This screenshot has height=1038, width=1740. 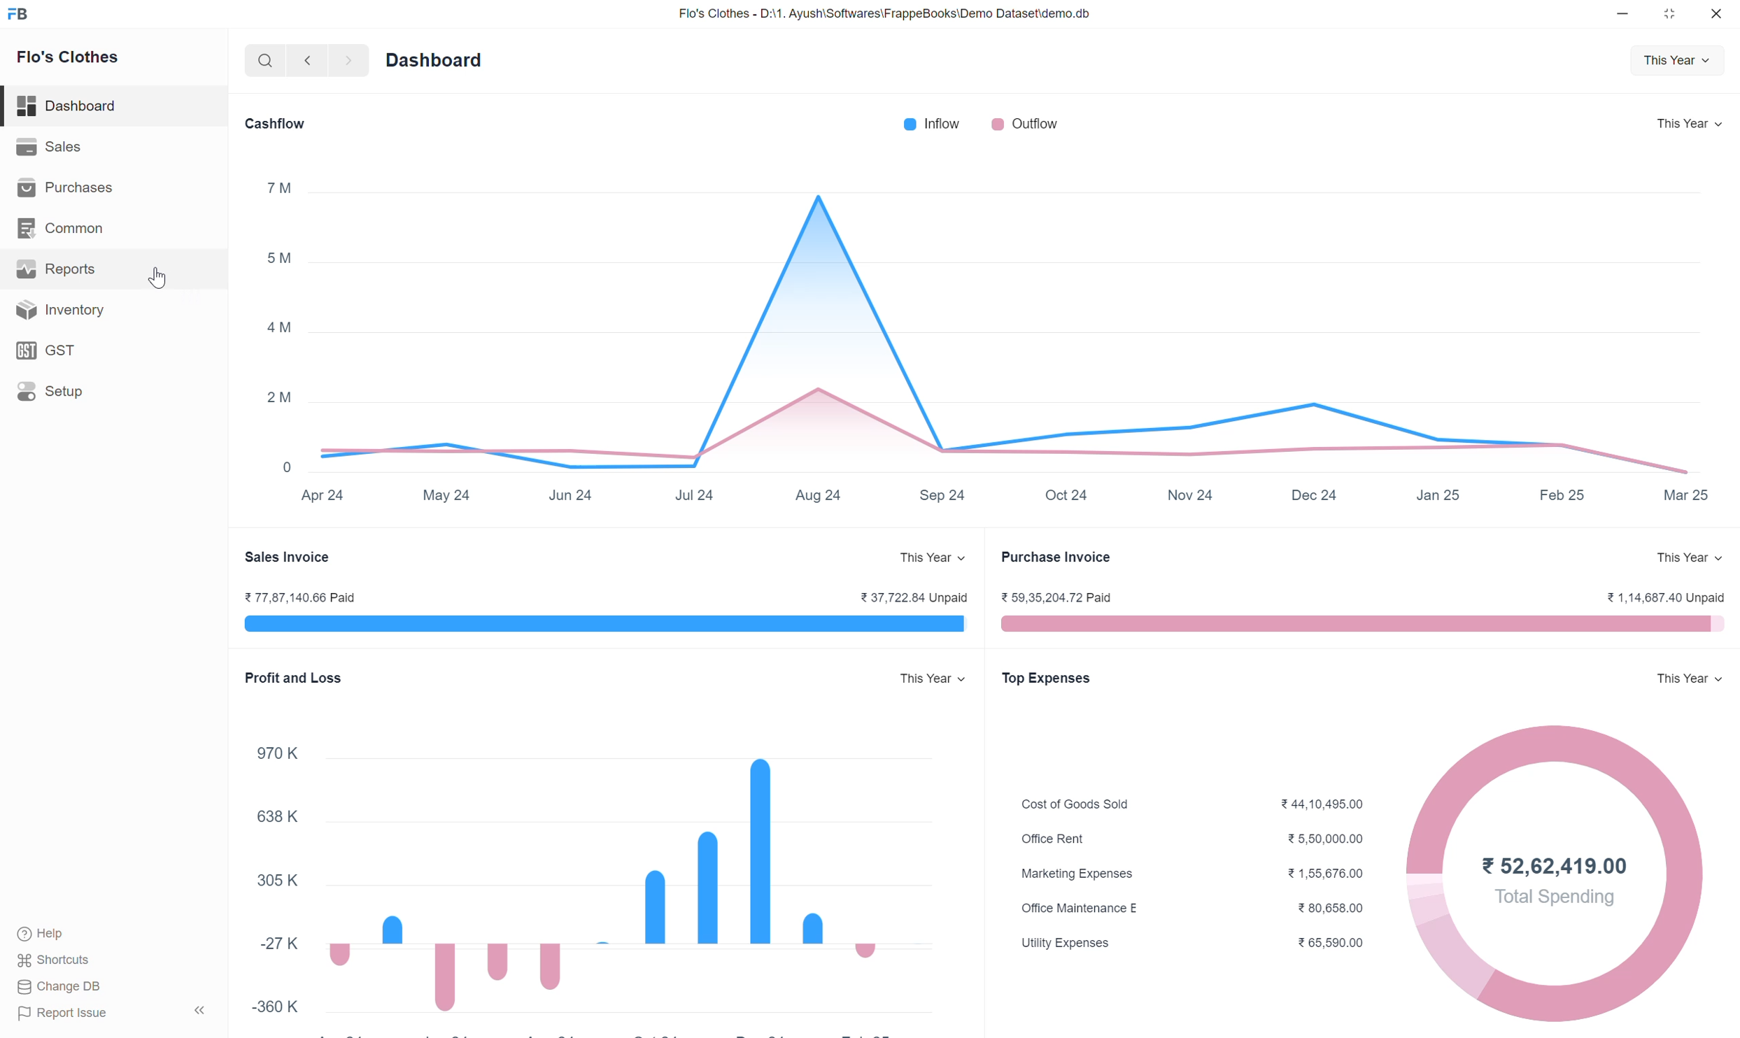 What do you see at coordinates (269, 753) in the screenshot?
I see `970 K` at bounding box center [269, 753].